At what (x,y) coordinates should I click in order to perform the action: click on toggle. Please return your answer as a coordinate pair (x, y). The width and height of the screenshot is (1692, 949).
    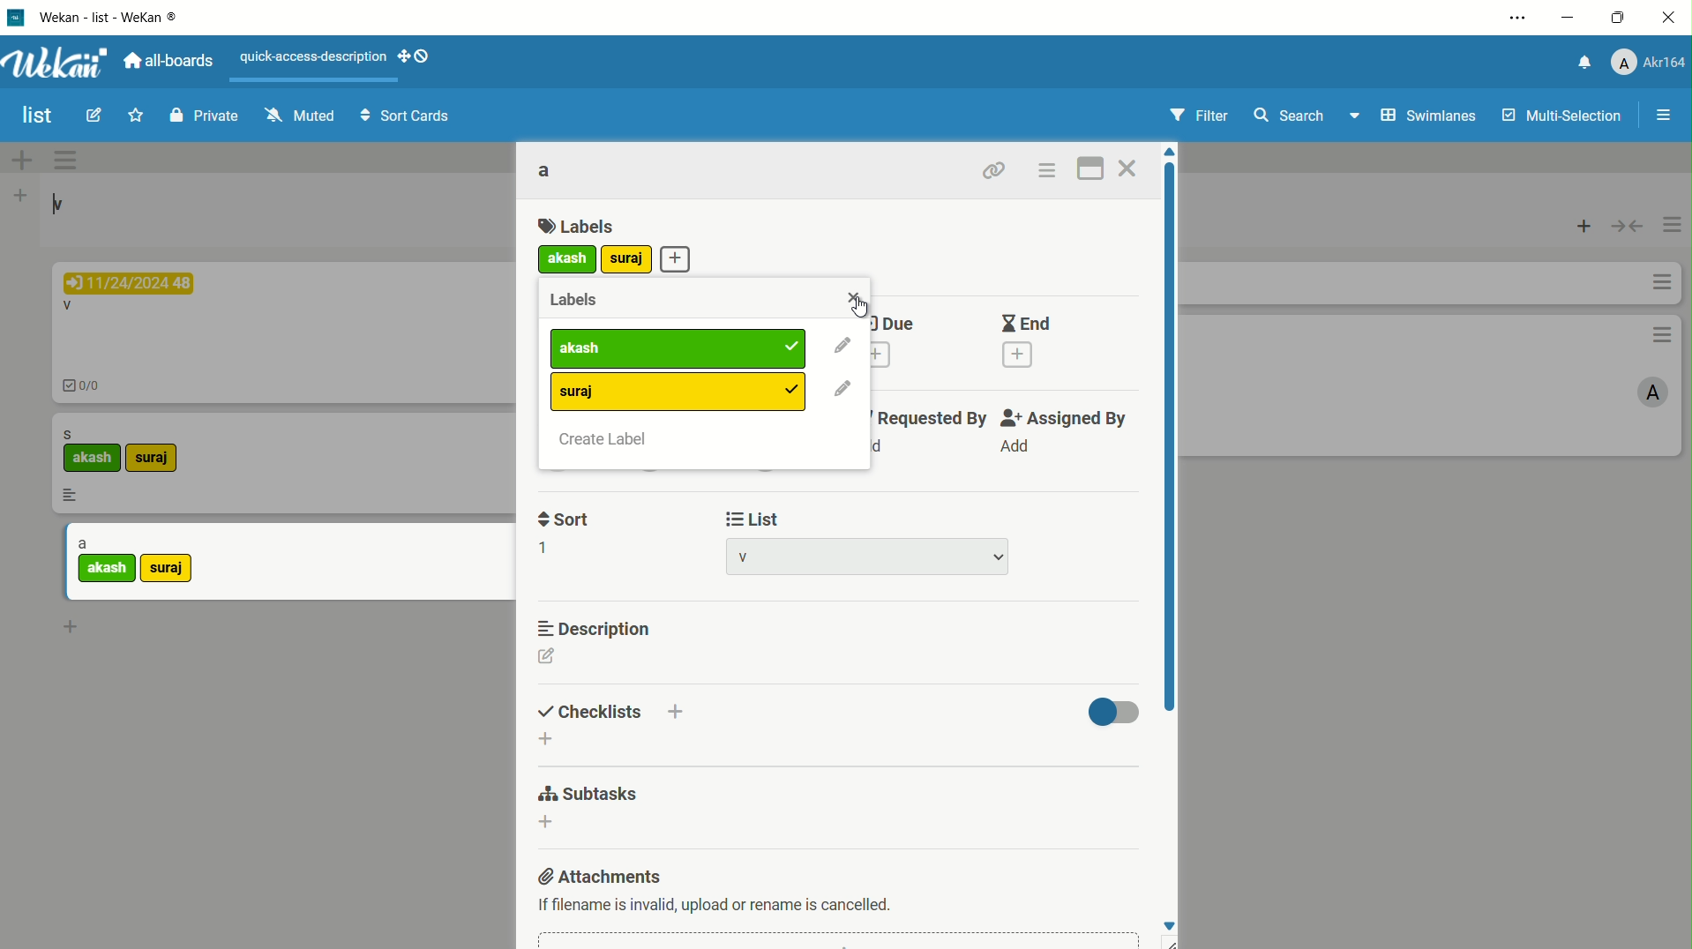
    Looking at the image, I should click on (1628, 228).